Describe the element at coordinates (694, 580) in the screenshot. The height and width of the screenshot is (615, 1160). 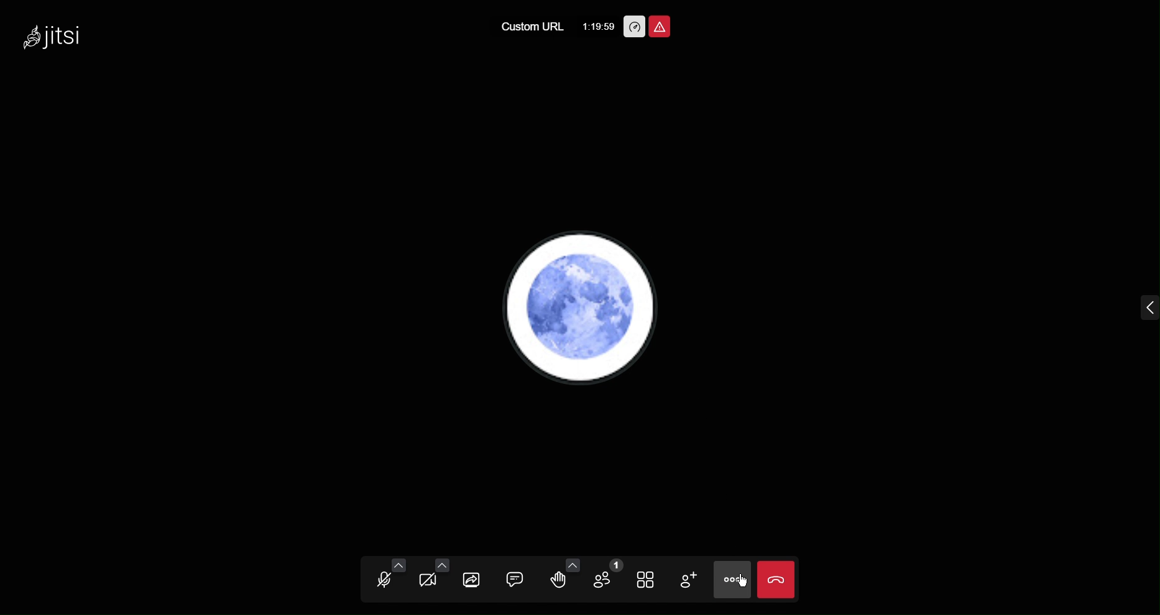
I see `Add Participant` at that location.